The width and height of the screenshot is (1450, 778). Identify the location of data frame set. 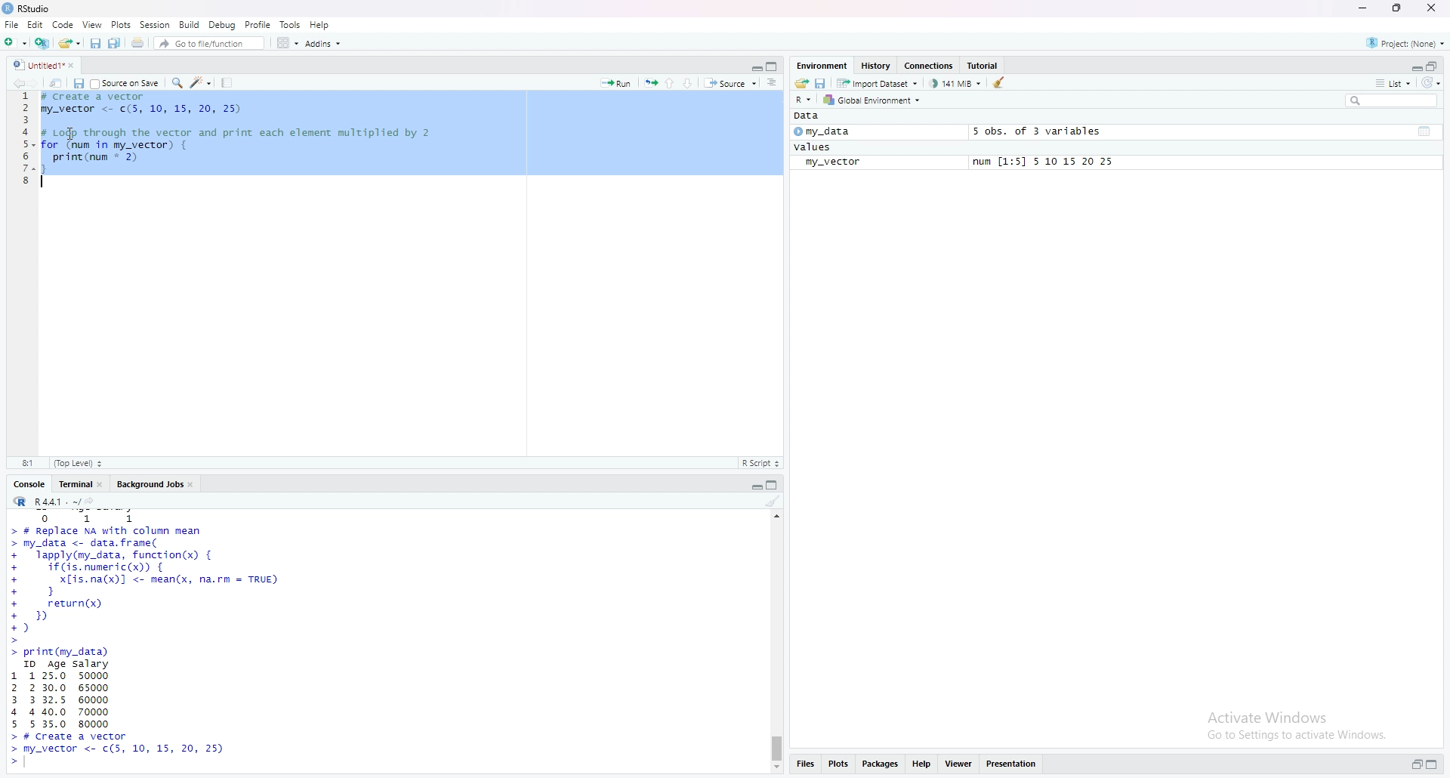
(146, 641).